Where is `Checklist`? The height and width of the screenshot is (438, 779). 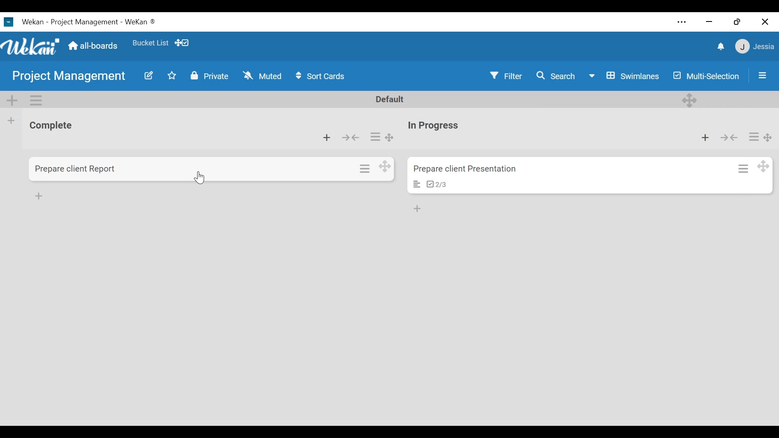
Checklist is located at coordinates (437, 184).